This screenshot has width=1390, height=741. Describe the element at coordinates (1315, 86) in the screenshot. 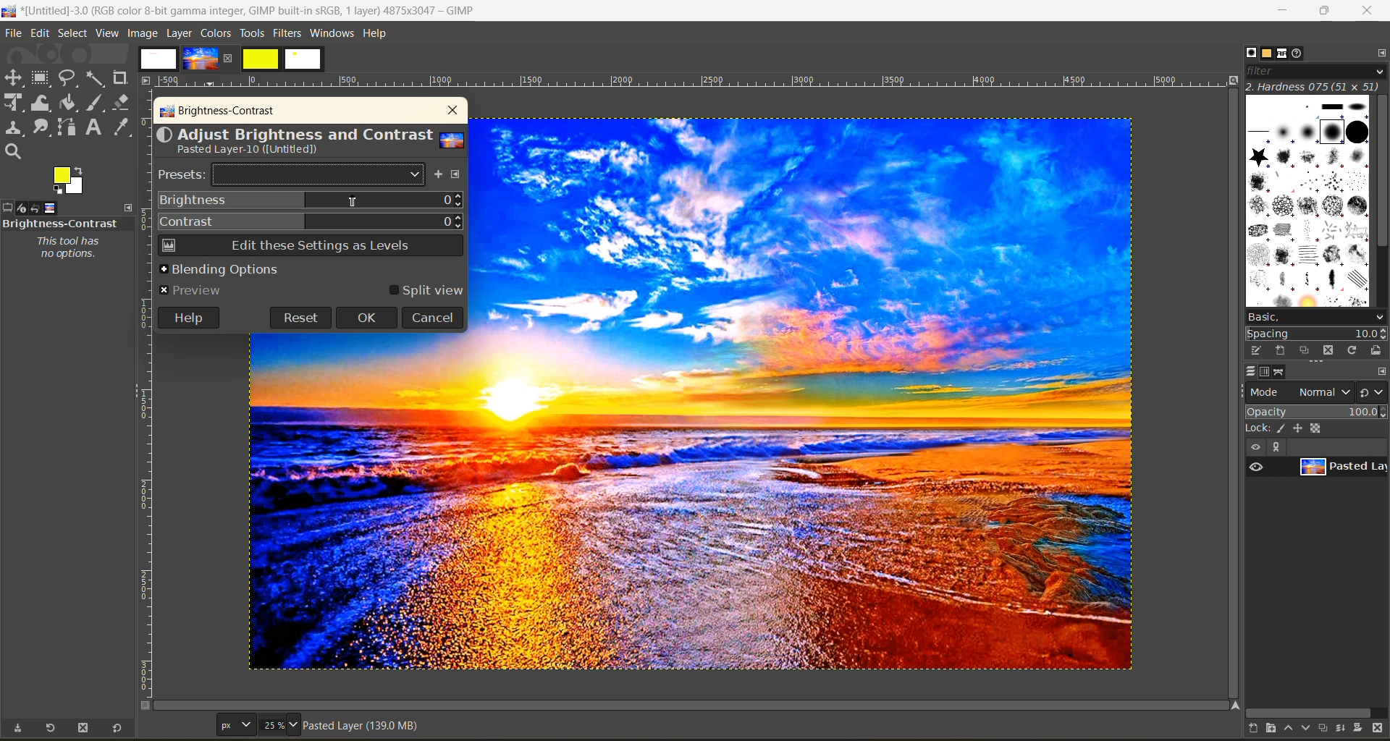

I see `hardness` at that location.